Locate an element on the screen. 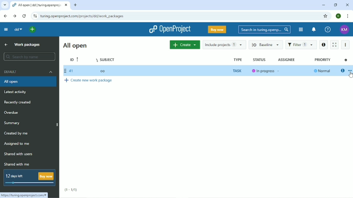 The width and height of the screenshot is (353, 198). Default is located at coordinates (29, 72).